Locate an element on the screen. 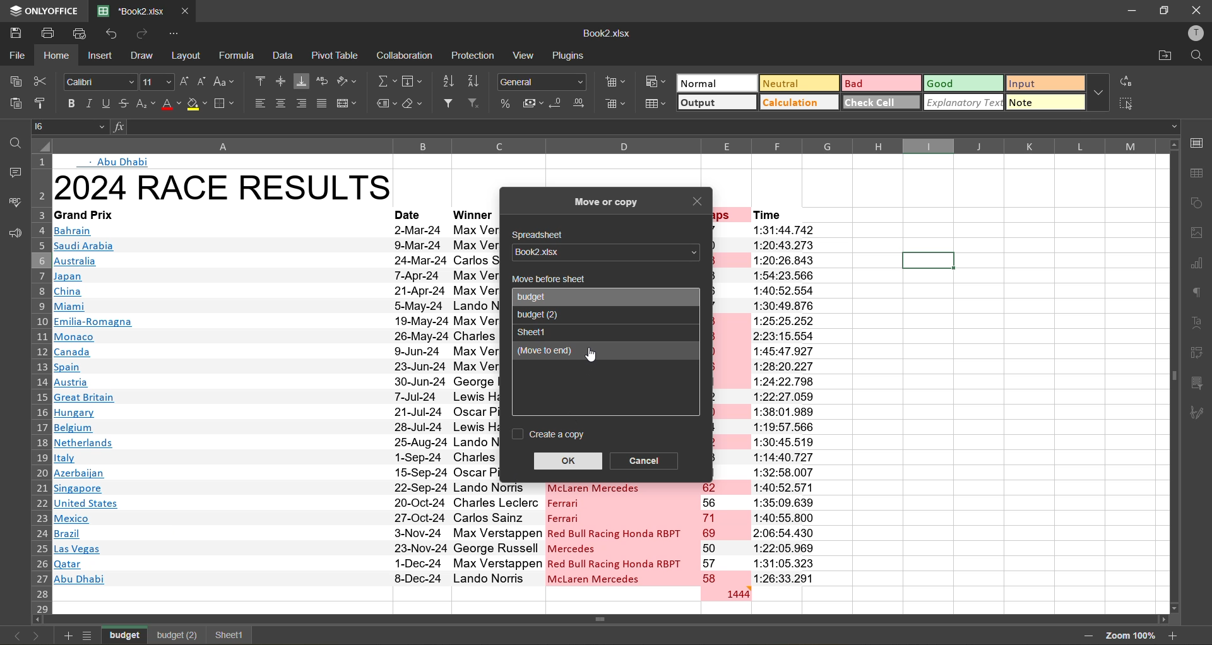 This screenshot has height=645, width=1212. filter is located at coordinates (451, 105).